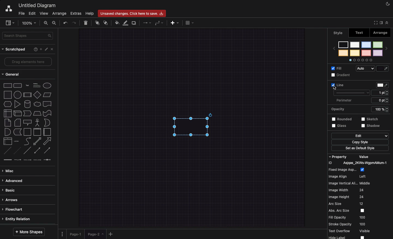  What do you see at coordinates (383, 32) in the screenshot?
I see `Arrange` at bounding box center [383, 32].